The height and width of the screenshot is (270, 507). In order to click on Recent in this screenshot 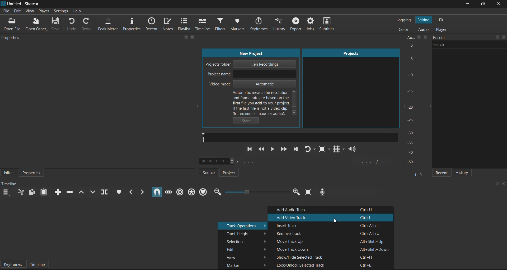, I will do `click(153, 24)`.